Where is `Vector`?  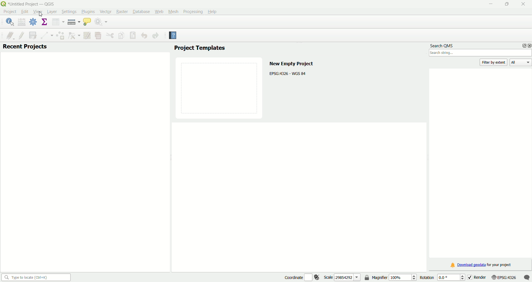
Vector is located at coordinates (105, 11).